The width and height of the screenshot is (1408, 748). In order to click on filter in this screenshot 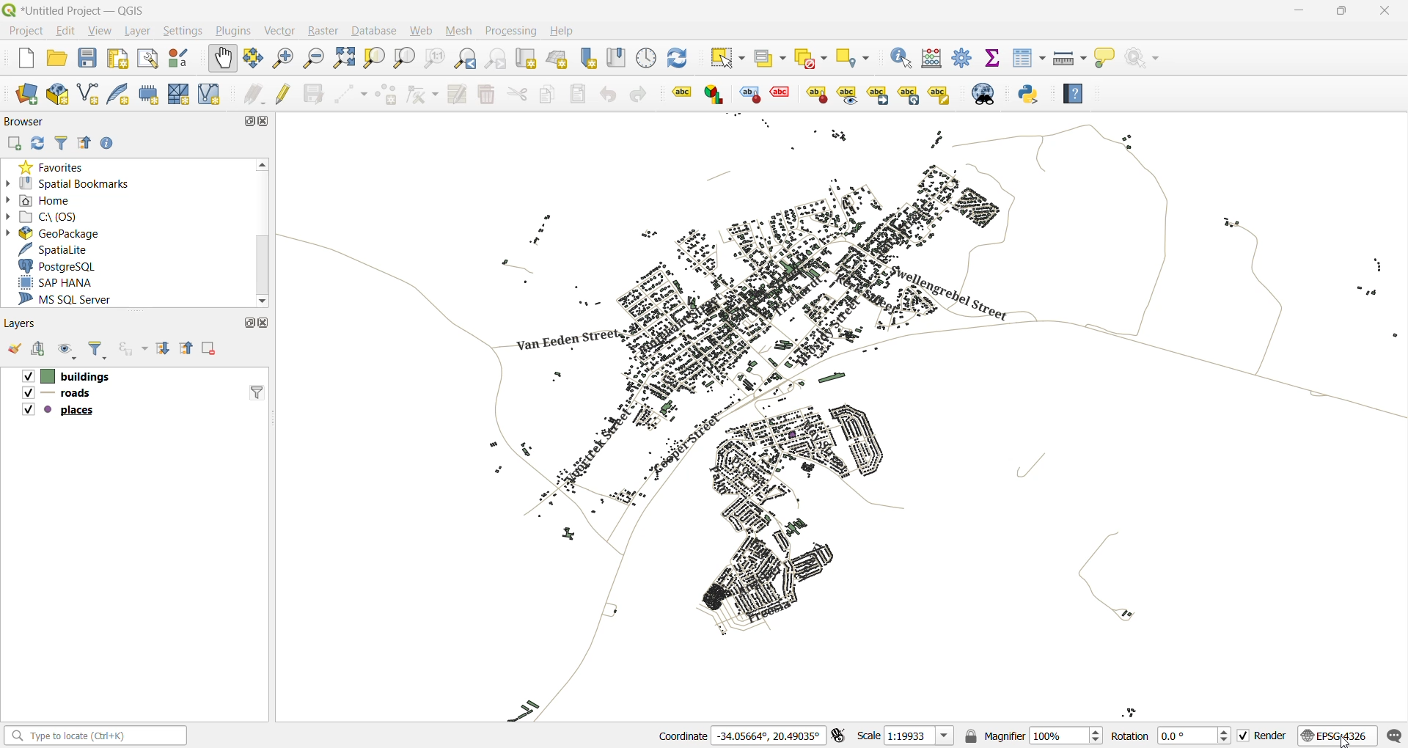, I will do `click(62, 143)`.